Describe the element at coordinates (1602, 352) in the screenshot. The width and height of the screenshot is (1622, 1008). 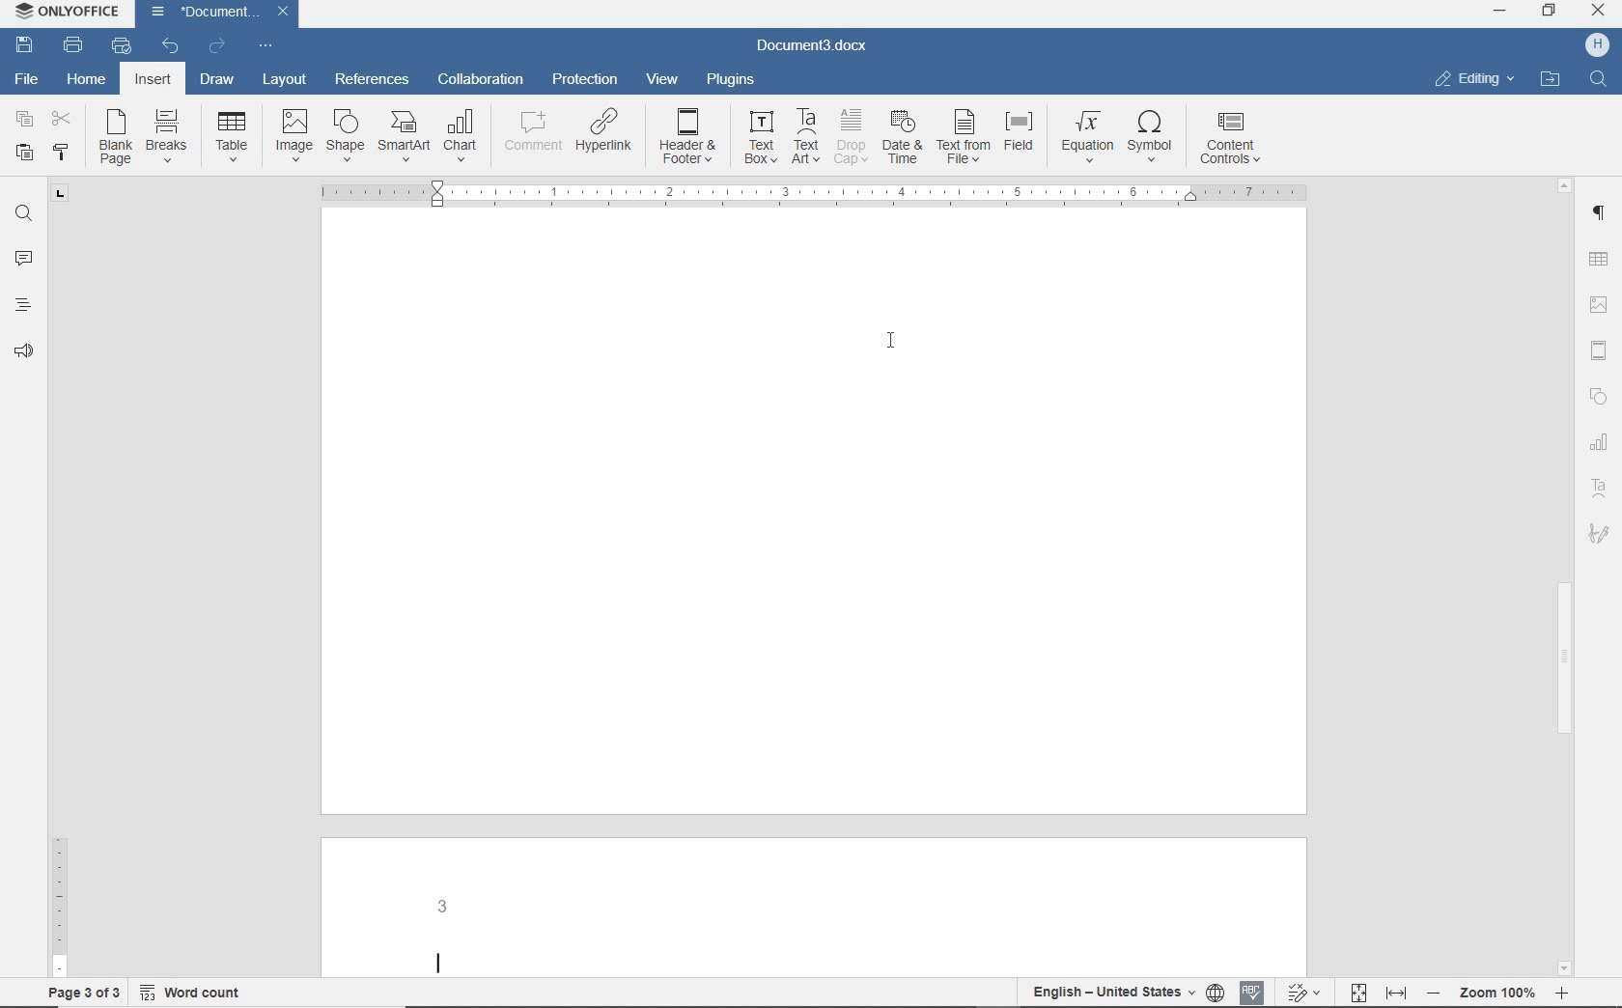
I see `HEADER & FOOTER` at that location.